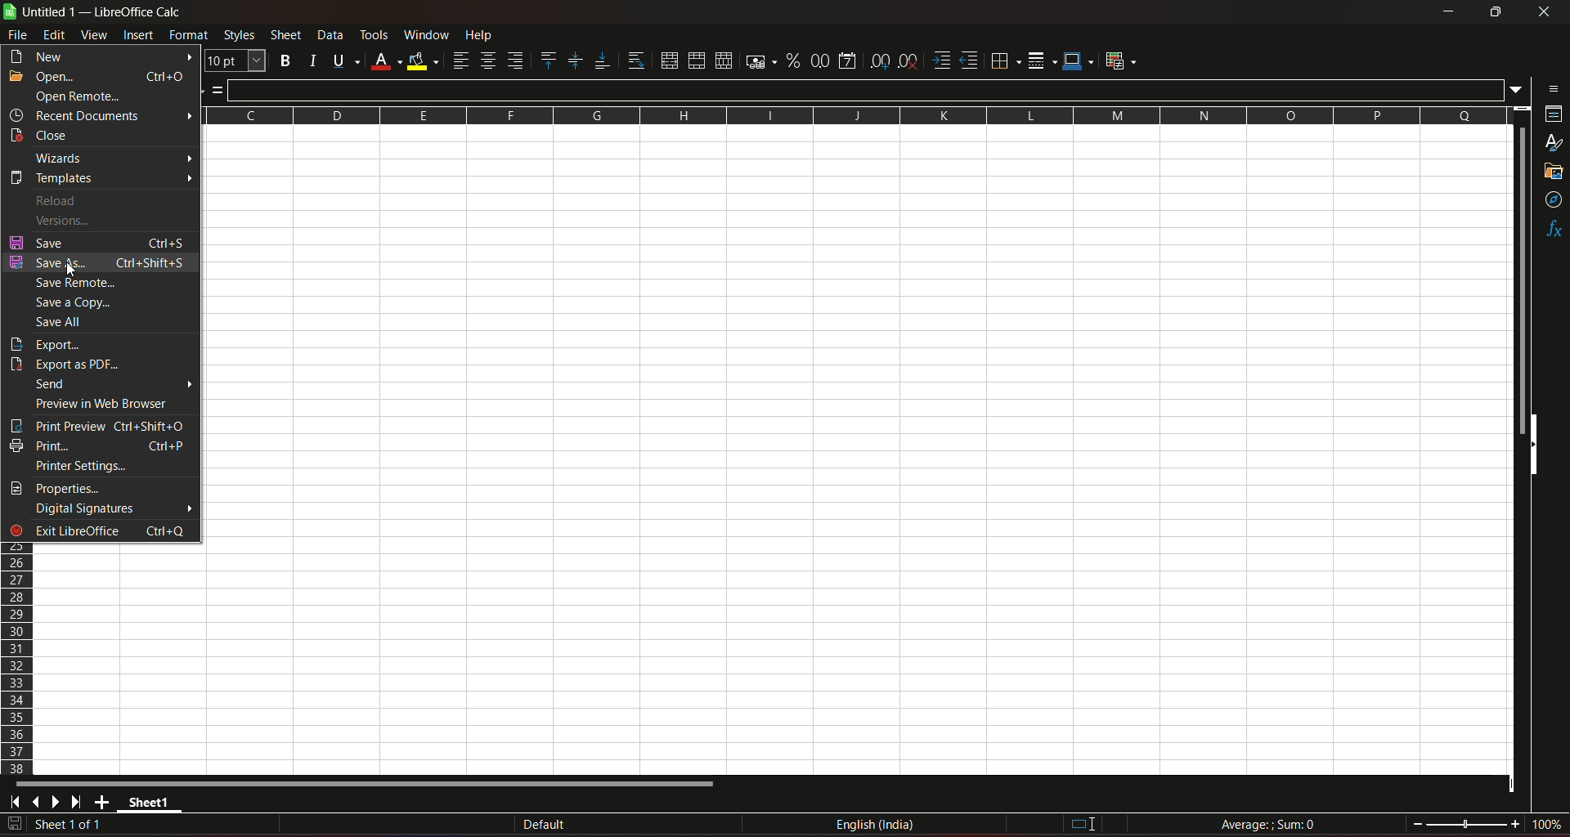  What do you see at coordinates (97, 242) in the screenshot?
I see `save` at bounding box center [97, 242].